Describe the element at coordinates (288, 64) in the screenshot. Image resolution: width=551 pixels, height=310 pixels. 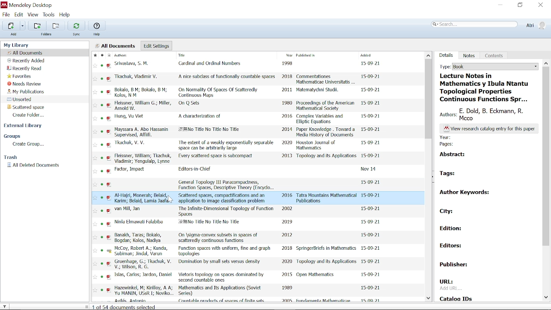
I see `1998` at that location.